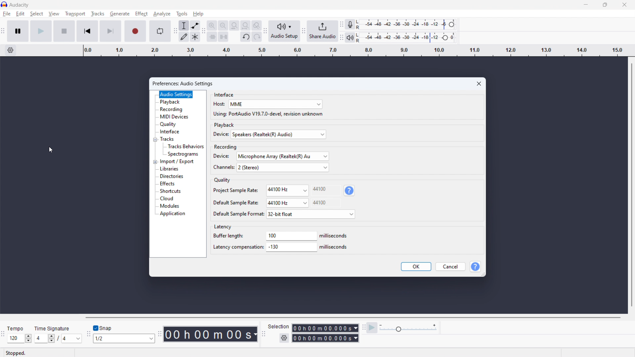  Describe the element at coordinates (476, 266) in the screenshot. I see `help` at that location.